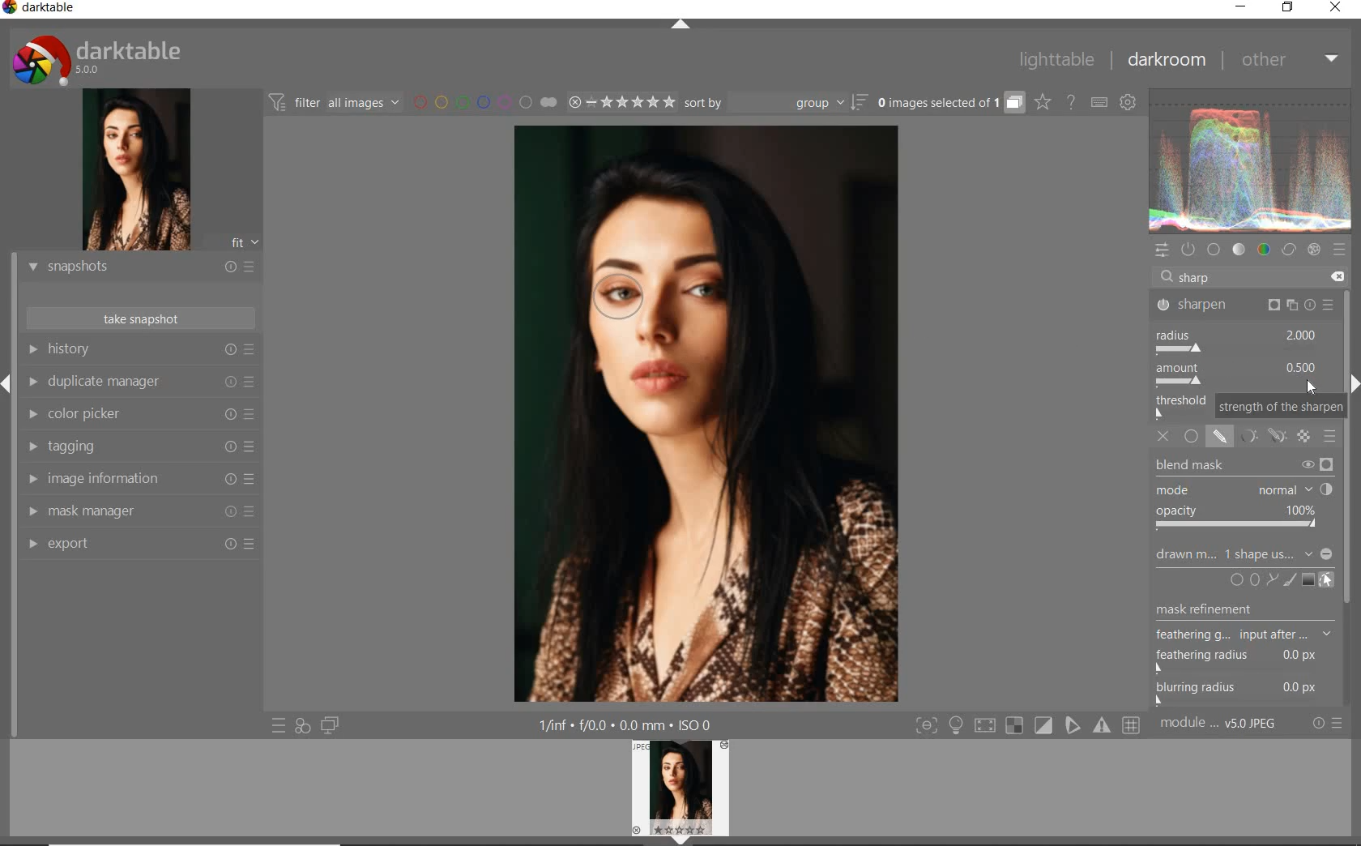 Image resolution: width=1361 pixels, height=846 pixels. Describe the element at coordinates (302, 726) in the screenshot. I see `quick access for applying any of your styles` at that location.